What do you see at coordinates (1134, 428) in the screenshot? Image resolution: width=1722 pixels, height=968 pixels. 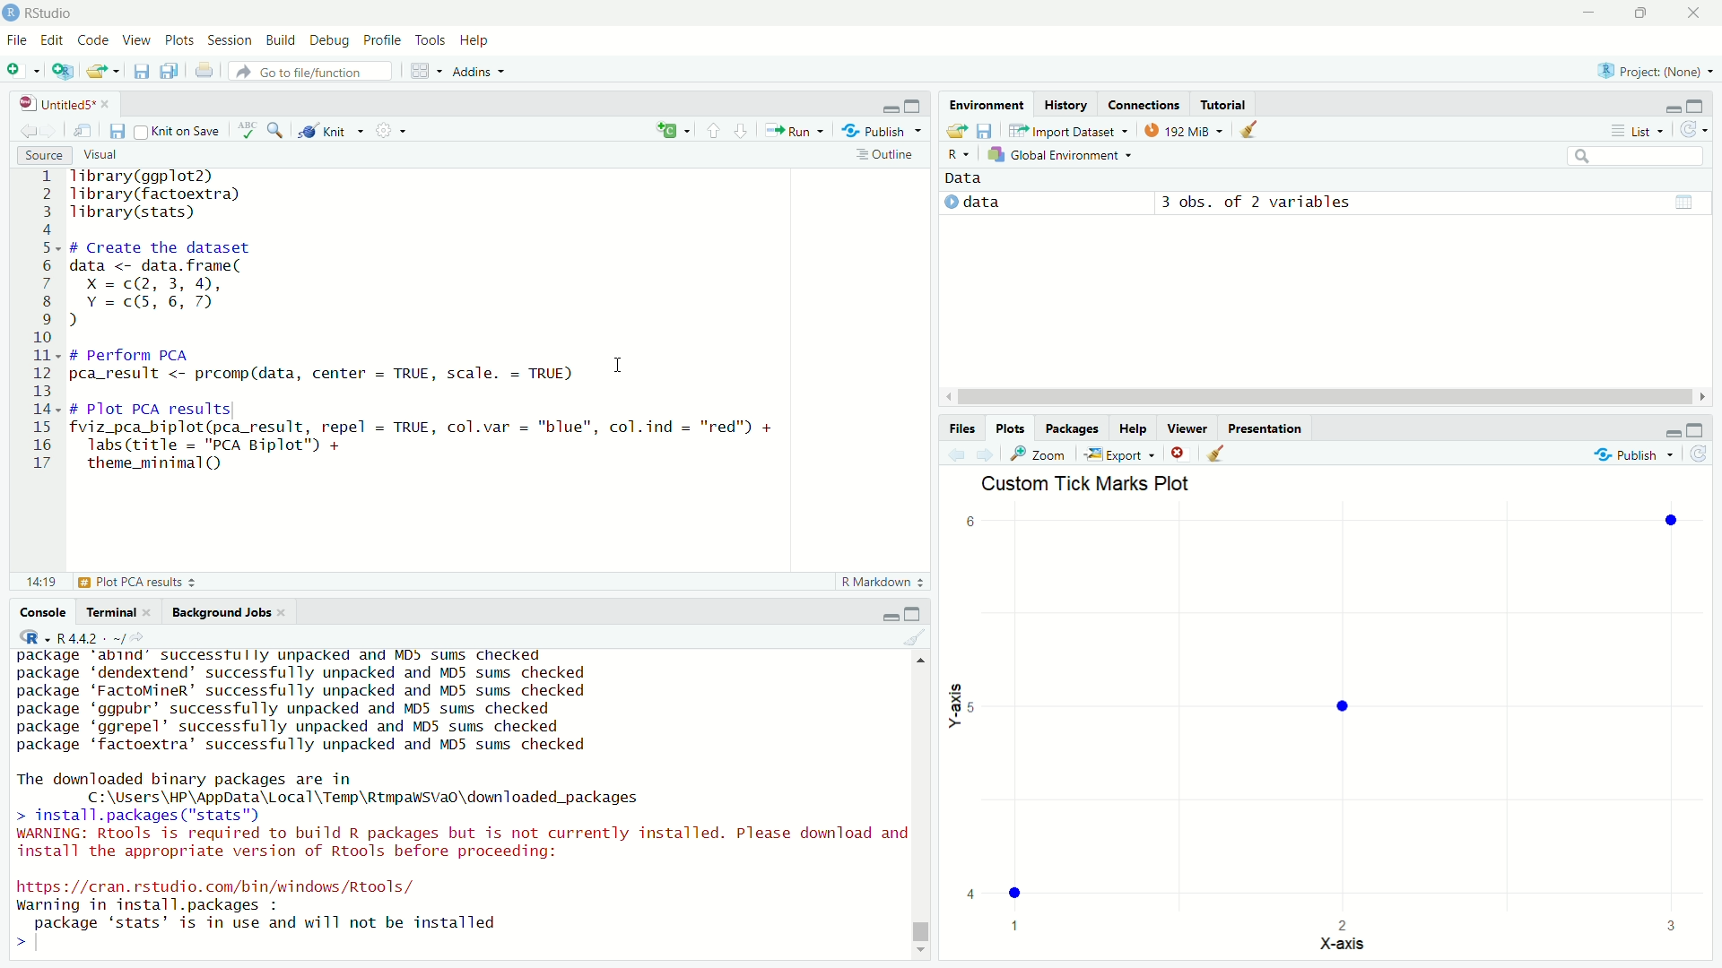 I see `Help` at bounding box center [1134, 428].